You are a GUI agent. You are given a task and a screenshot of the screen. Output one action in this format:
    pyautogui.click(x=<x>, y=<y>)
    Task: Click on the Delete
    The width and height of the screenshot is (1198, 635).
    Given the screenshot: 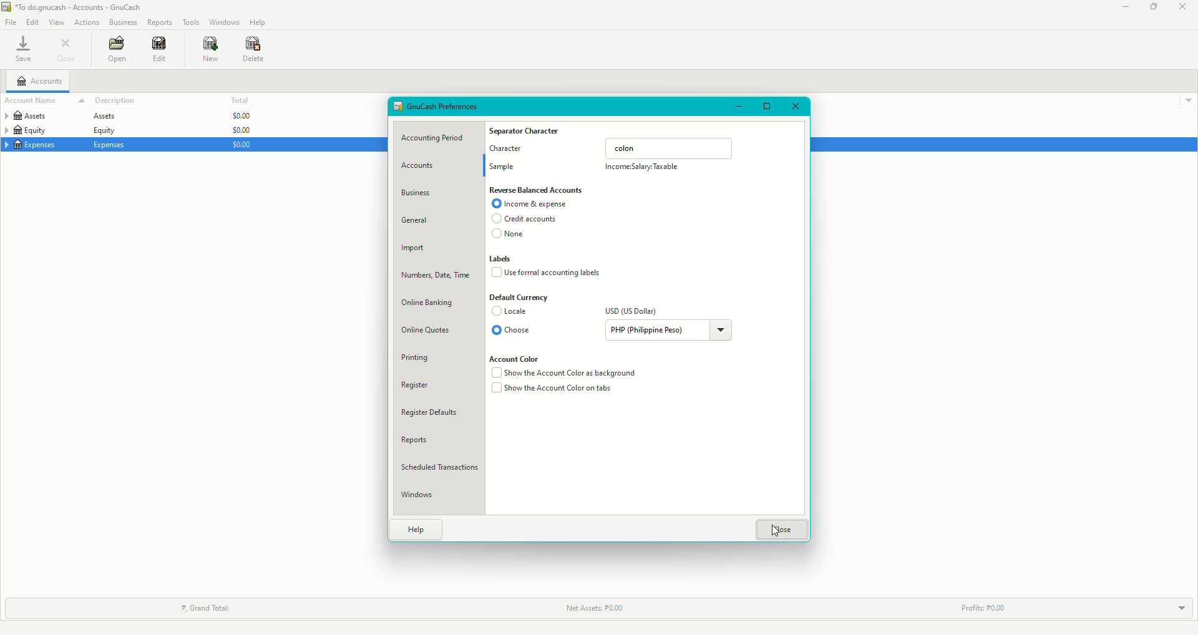 What is the action you would take?
    pyautogui.click(x=254, y=51)
    